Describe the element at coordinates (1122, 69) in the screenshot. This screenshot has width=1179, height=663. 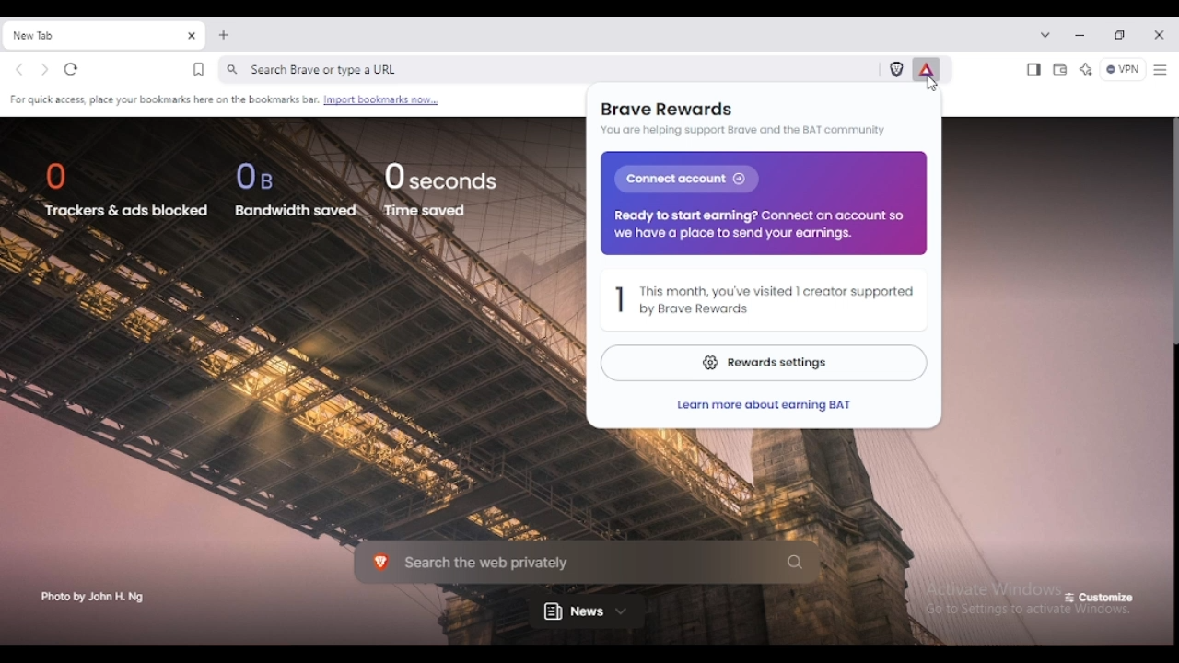
I see `brave firewall + VPN` at that location.